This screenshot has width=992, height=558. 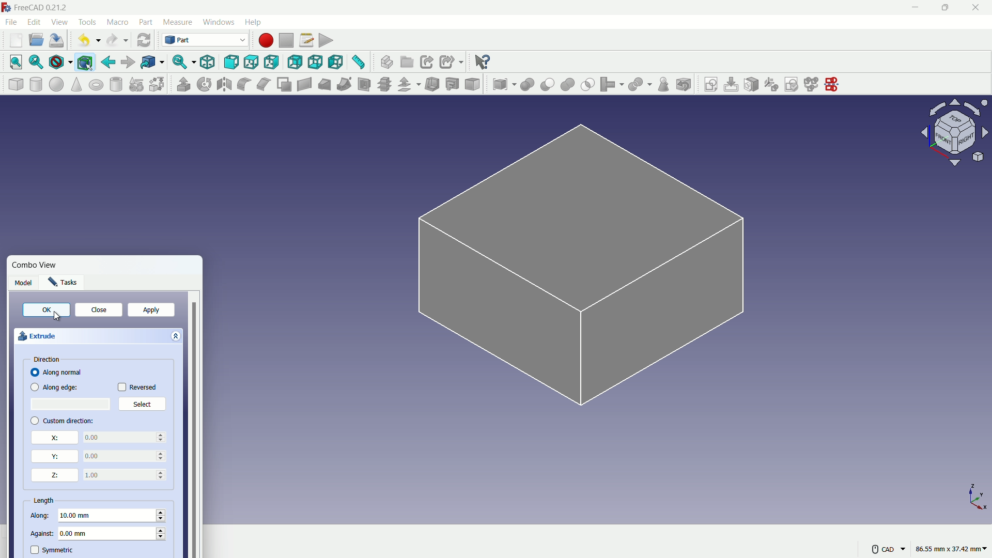 What do you see at coordinates (917, 8) in the screenshot?
I see `minimize` at bounding box center [917, 8].